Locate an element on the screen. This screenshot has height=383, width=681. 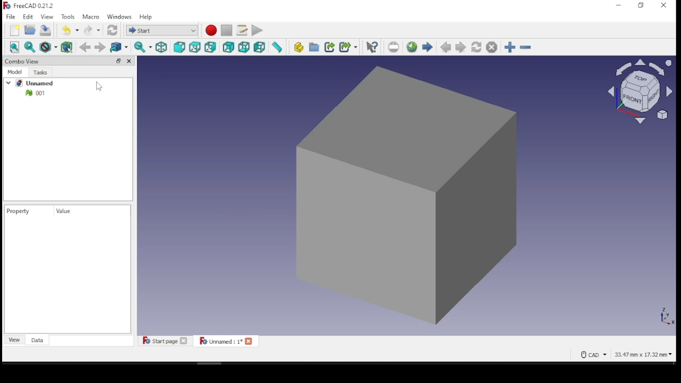
zoom in is located at coordinates (510, 47).